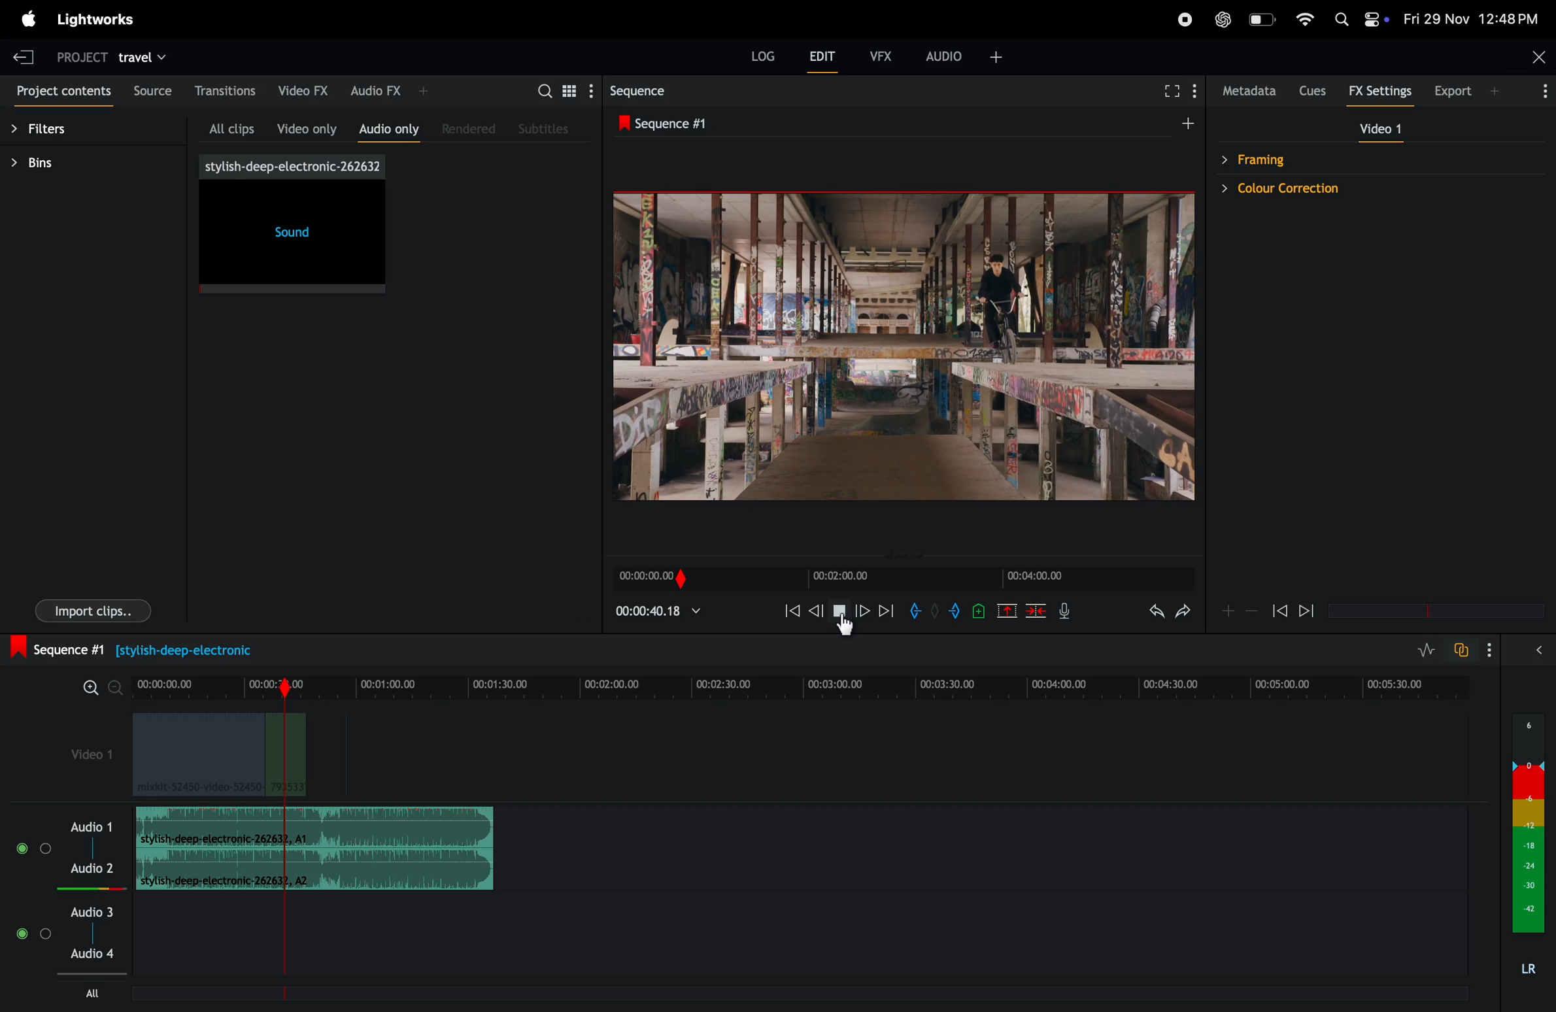 The height and width of the screenshot is (1012, 1556). I want to click on show menu, so click(1200, 90).